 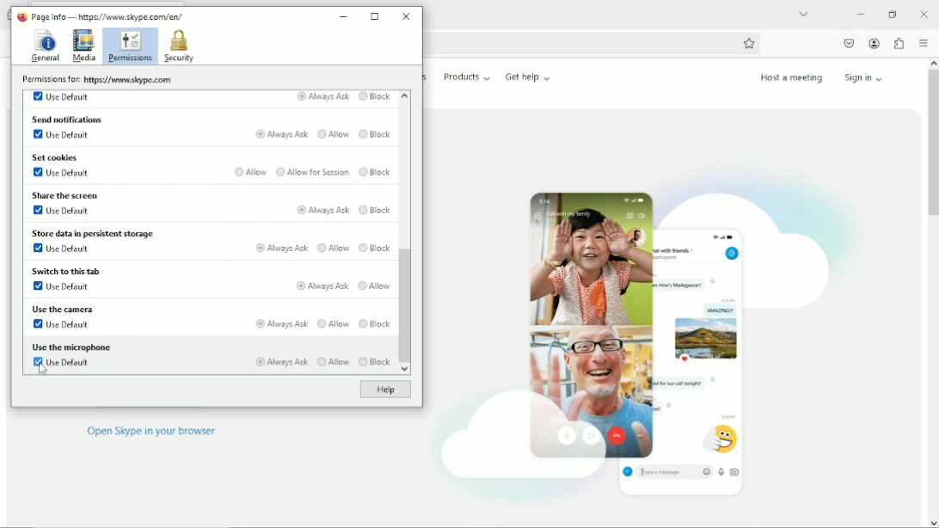 What do you see at coordinates (899, 43) in the screenshot?
I see `Extensions` at bounding box center [899, 43].